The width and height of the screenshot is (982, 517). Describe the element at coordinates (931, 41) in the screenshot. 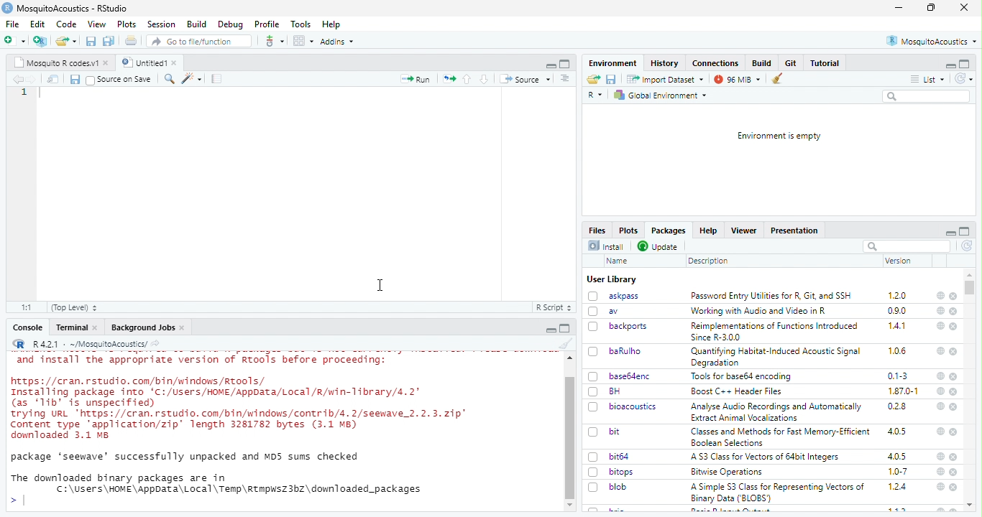

I see `MosquitoAcoustics` at that location.